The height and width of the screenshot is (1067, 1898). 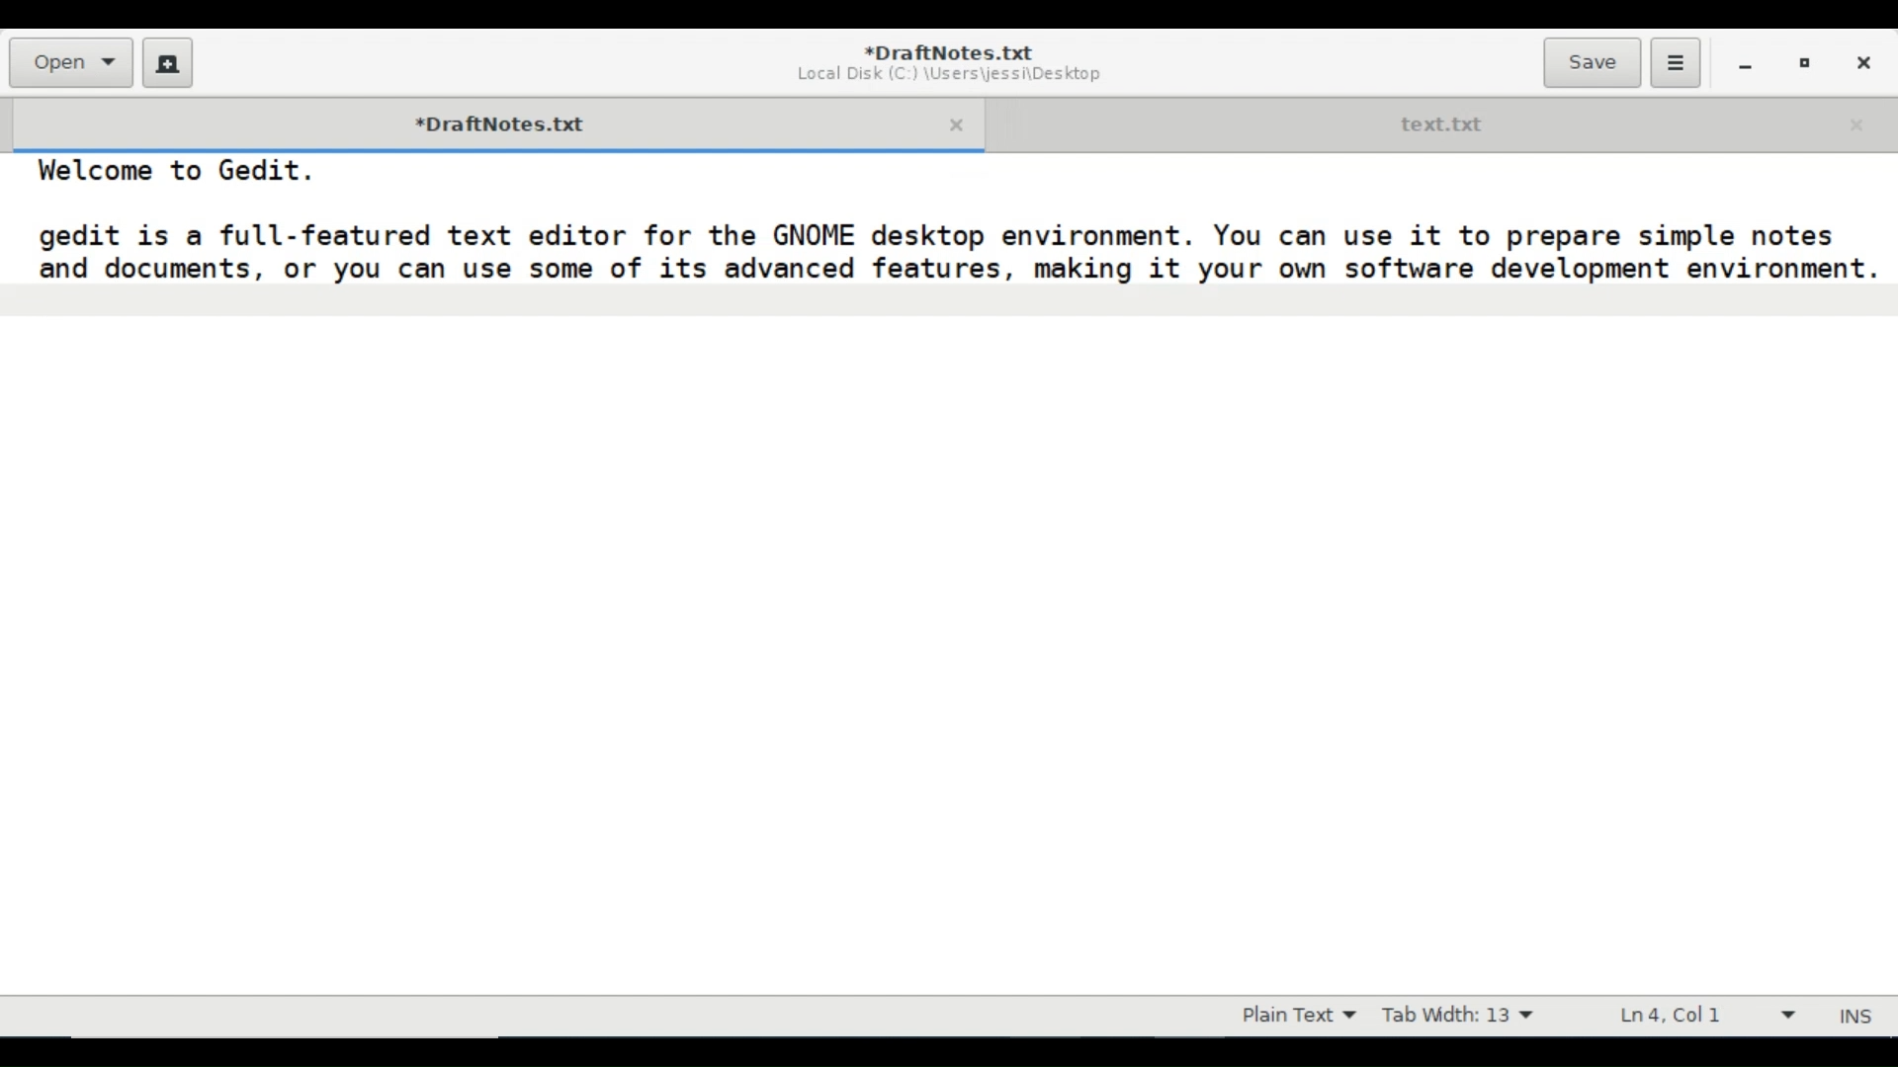 I want to click on Save, so click(x=1592, y=62).